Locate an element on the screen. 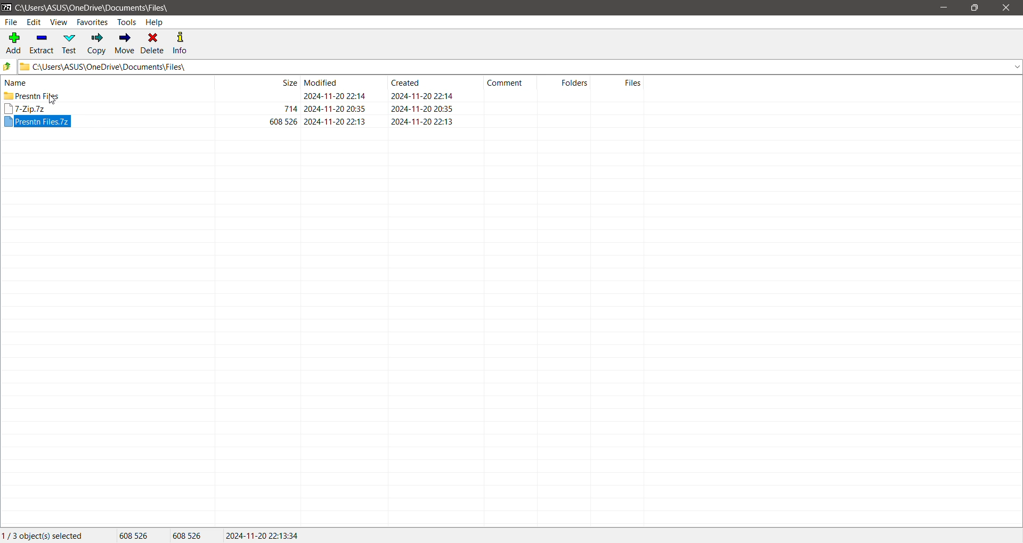  Favorites is located at coordinates (93, 22).